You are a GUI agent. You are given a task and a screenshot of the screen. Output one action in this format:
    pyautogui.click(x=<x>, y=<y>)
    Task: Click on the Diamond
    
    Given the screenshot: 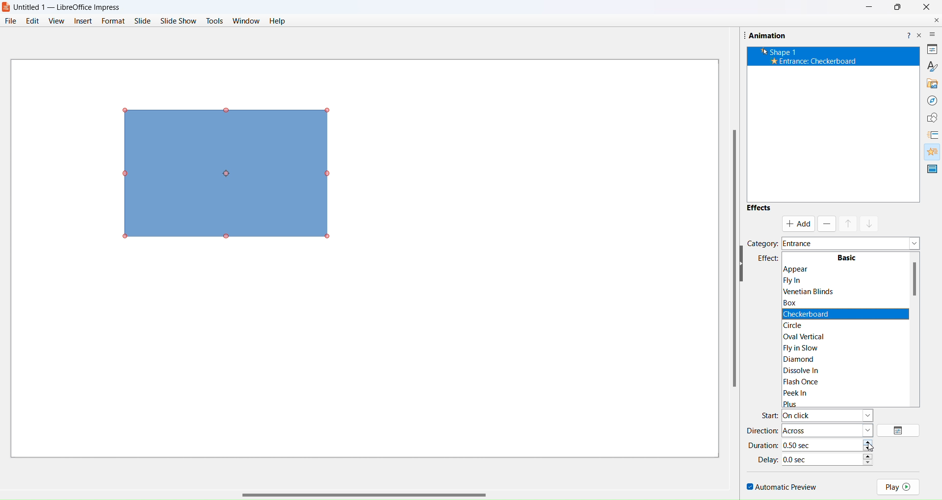 What is the action you would take?
    pyautogui.click(x=806, y=358)
    